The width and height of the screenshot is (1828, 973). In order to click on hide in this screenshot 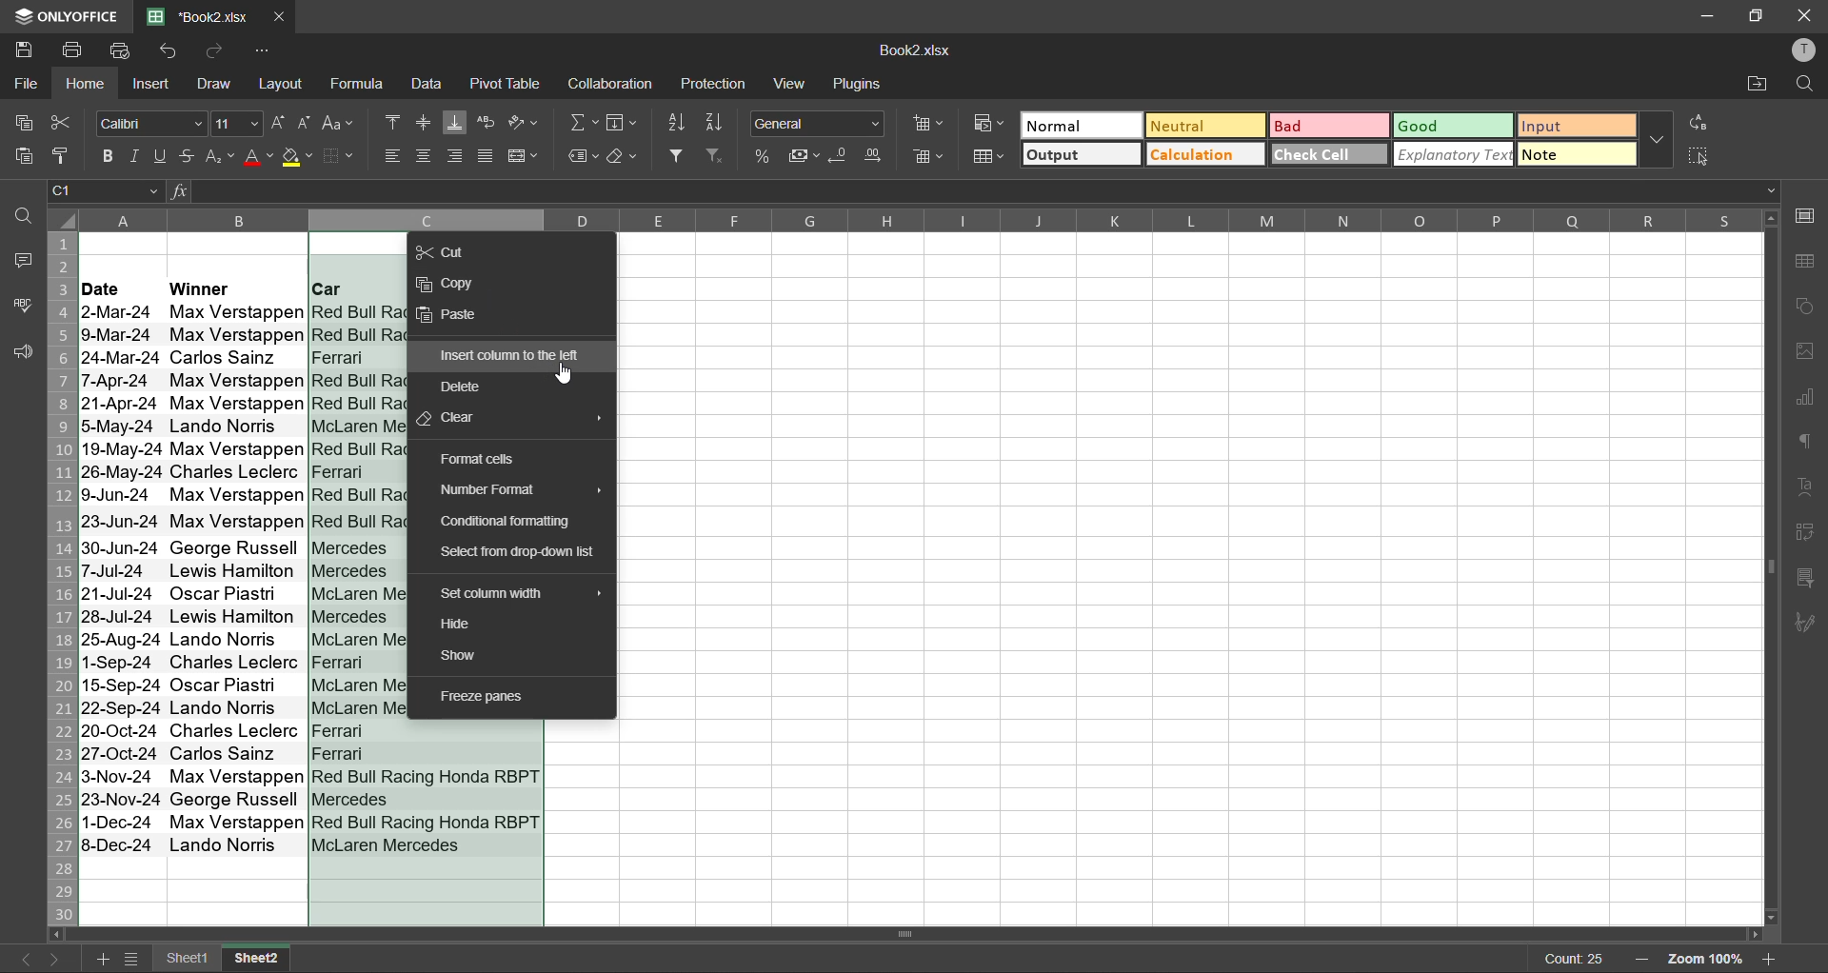, I will do `click(457, 625)`.